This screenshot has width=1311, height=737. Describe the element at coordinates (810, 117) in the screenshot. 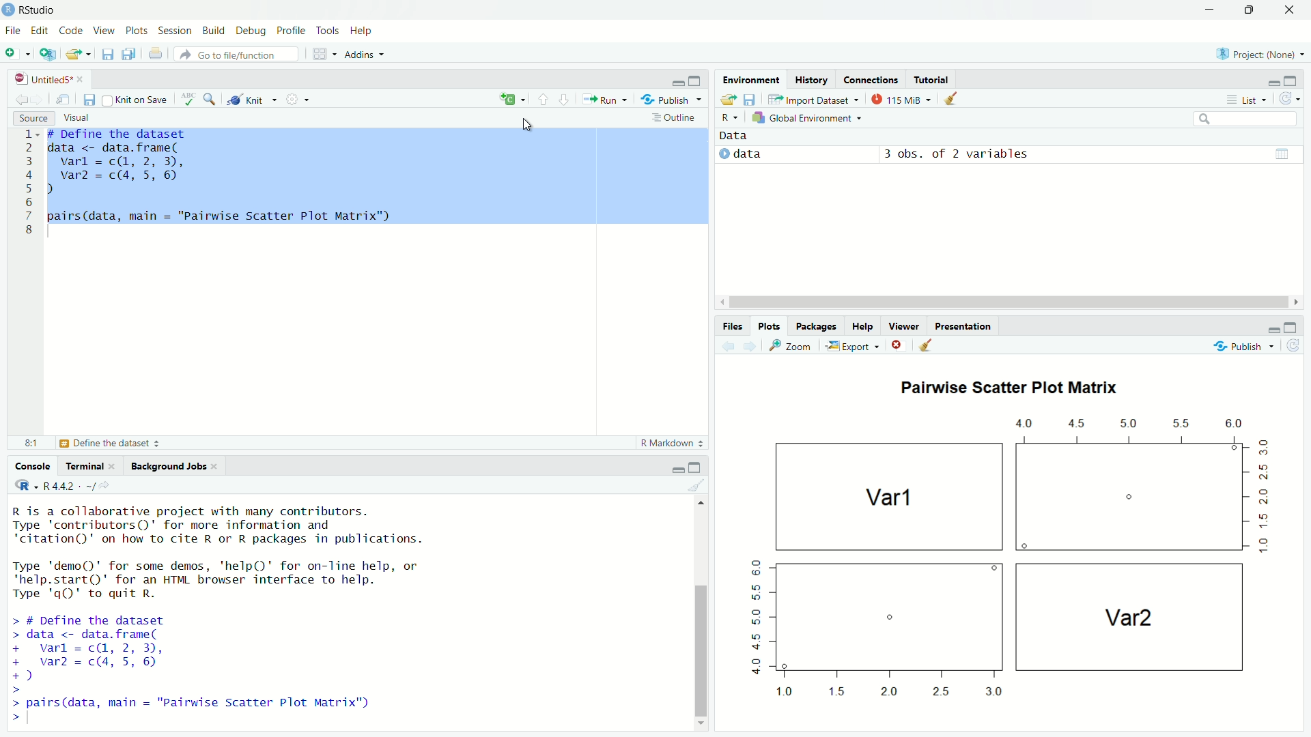

I see `Global Environment` at that location.